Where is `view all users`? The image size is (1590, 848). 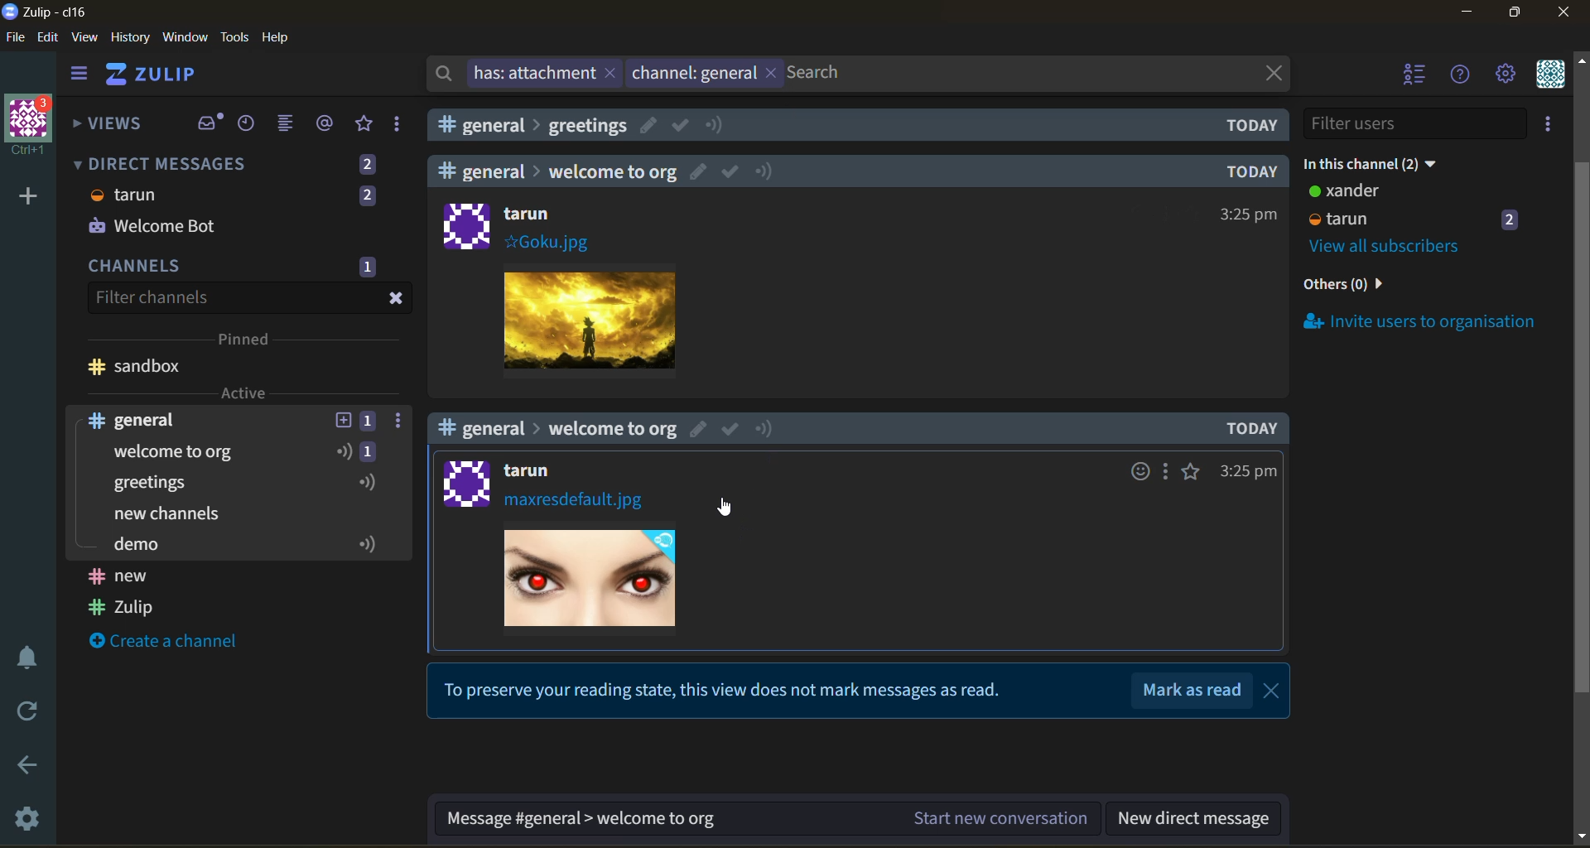
view all users is located at coordinates (1365, 222).